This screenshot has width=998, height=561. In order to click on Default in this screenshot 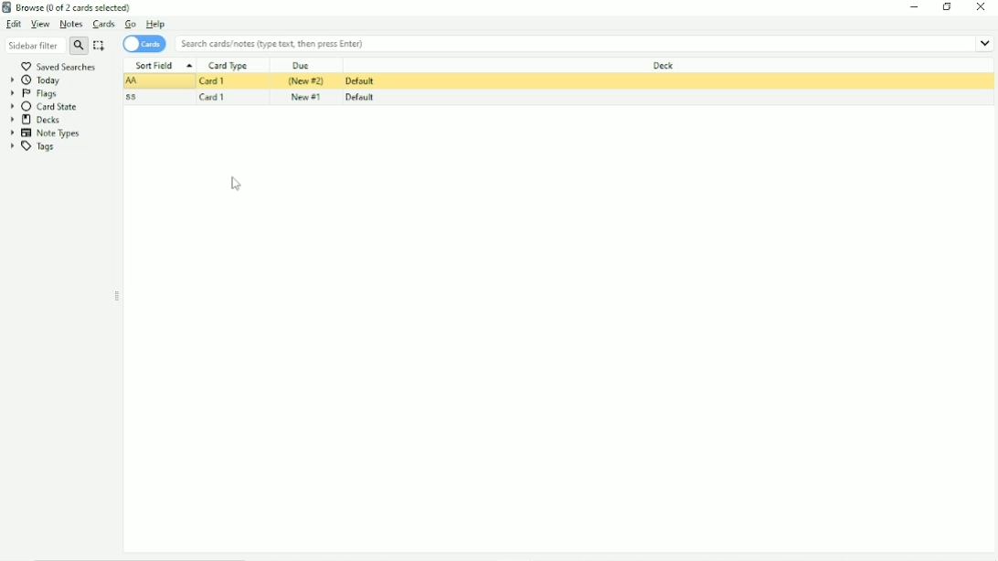, I will do `click(363, 97)`.